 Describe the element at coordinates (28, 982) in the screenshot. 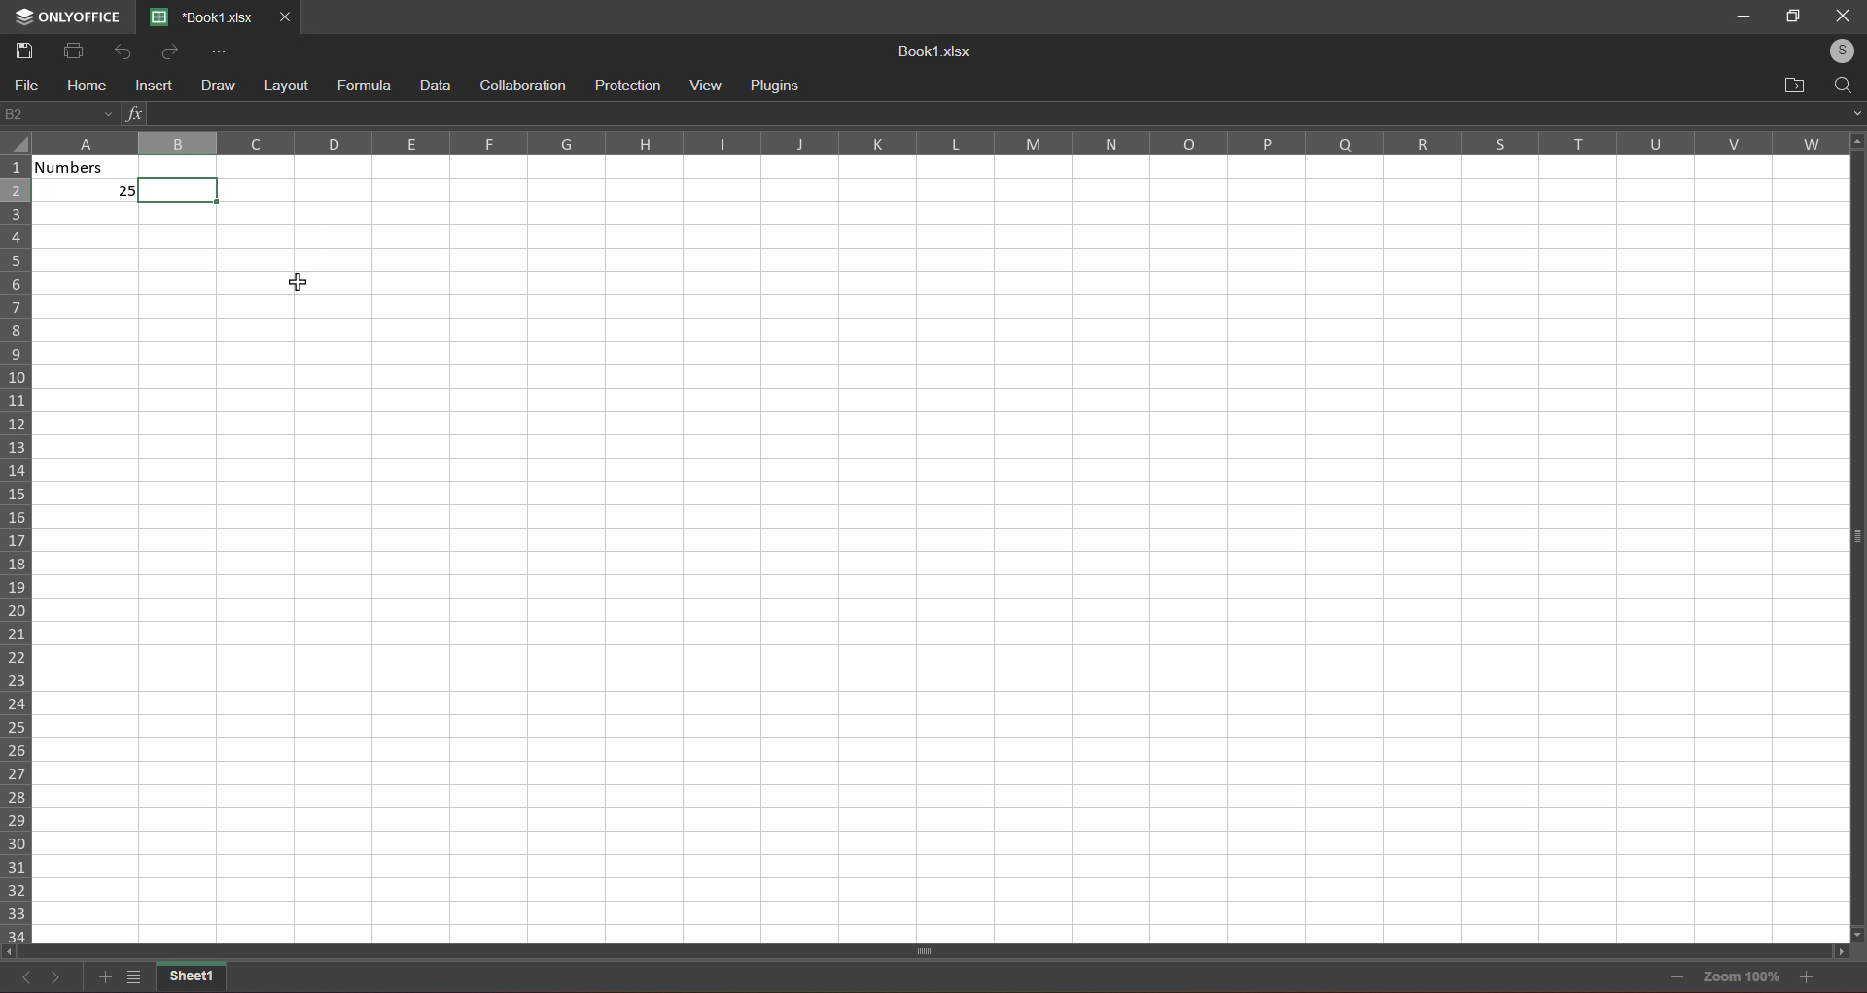

I see `previous` at that location.